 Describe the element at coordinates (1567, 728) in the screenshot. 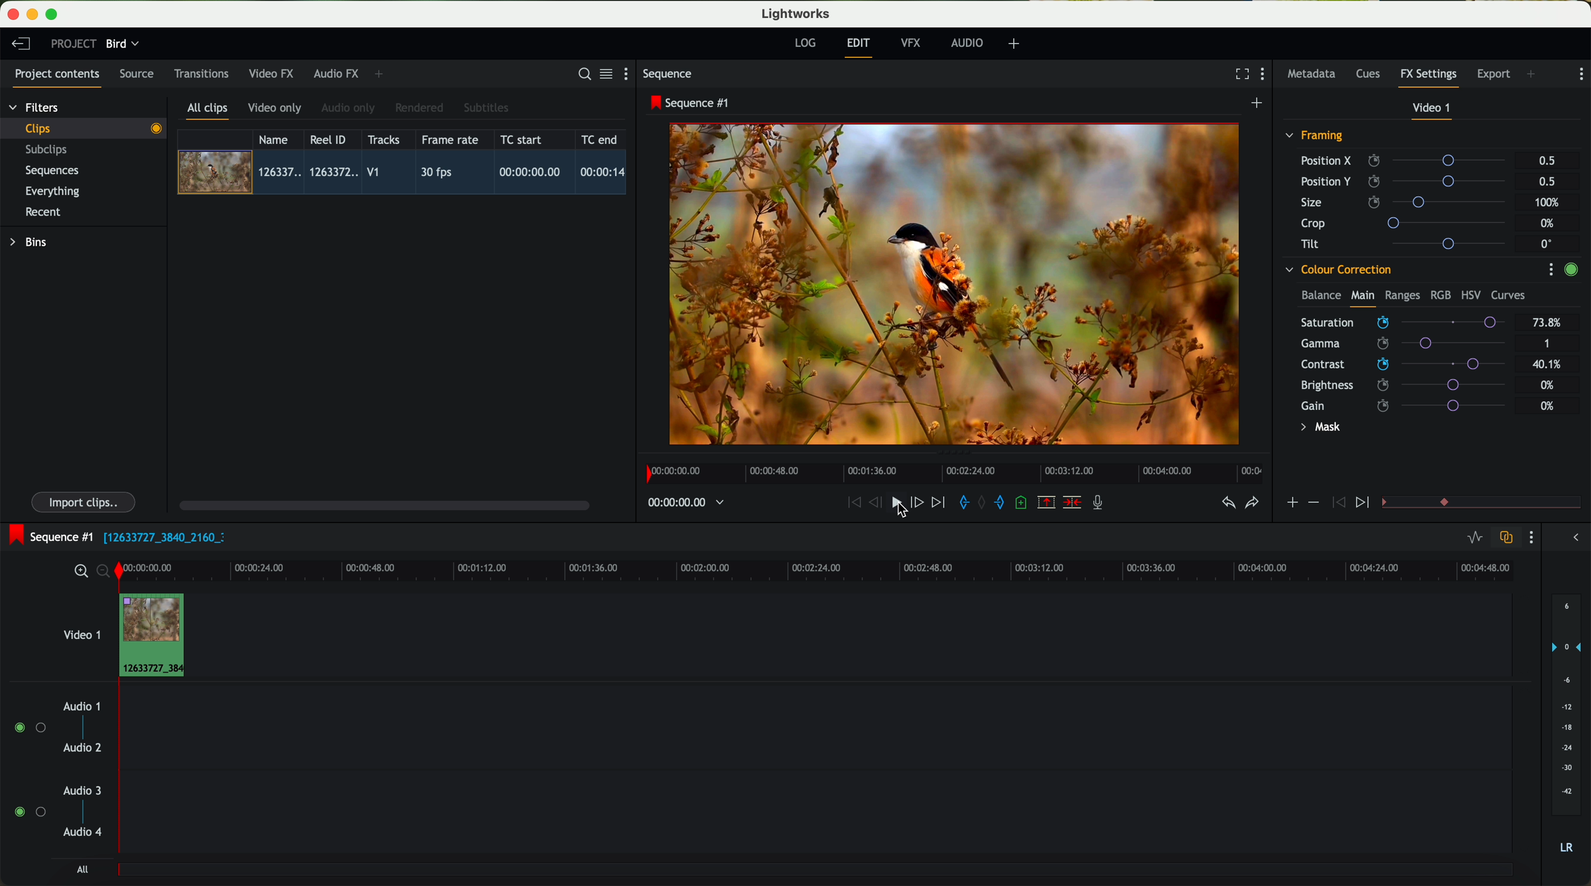

I see `audio output level (d/B)` at that location.